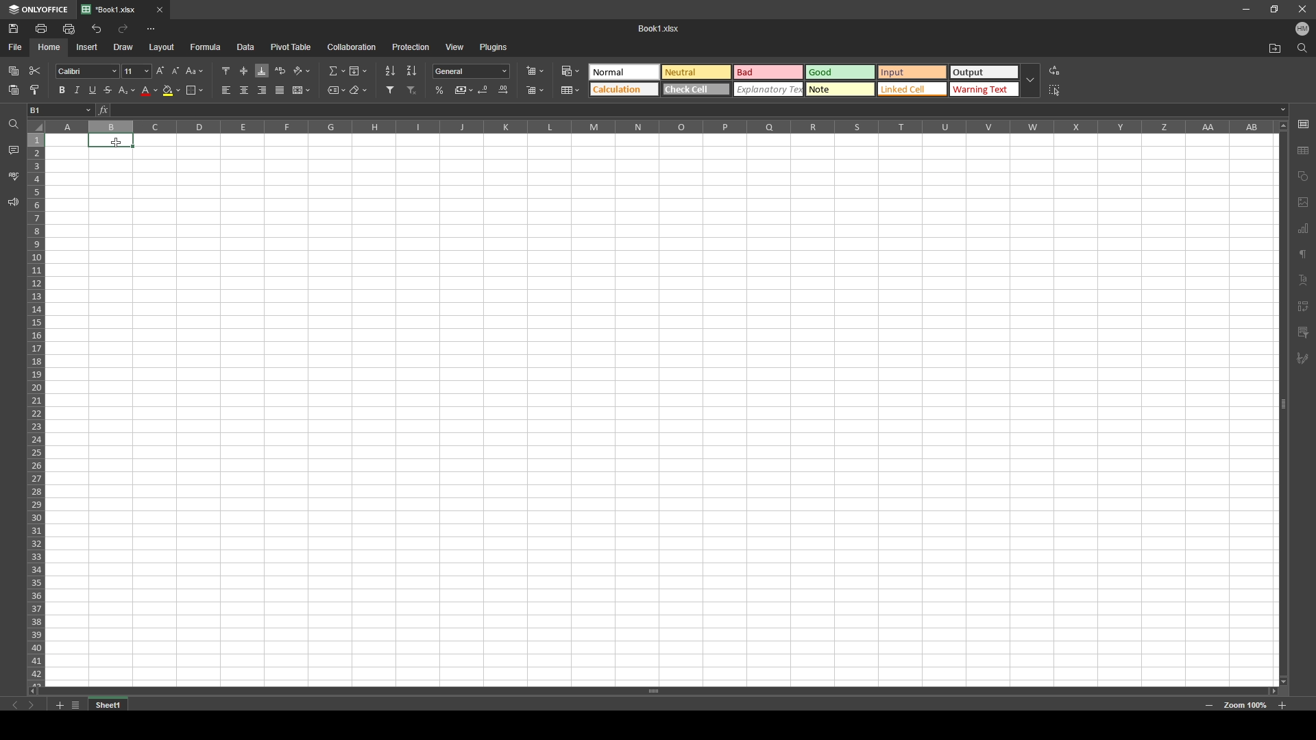 This screenshot has width=1316, height=740. I want to click on named ranges, so click(337, 89).